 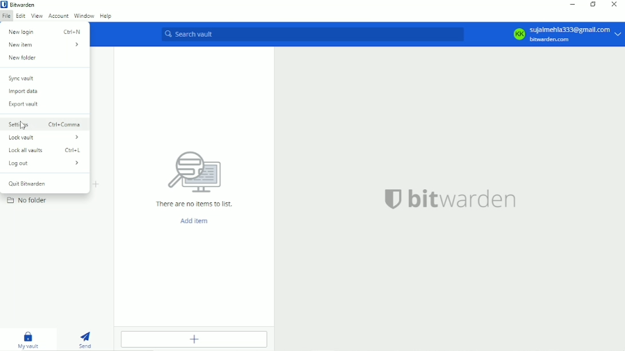 What do you see at coordinates (23, 91) in the screenshot?
I see `Import data` at bounding box center [23, 91].